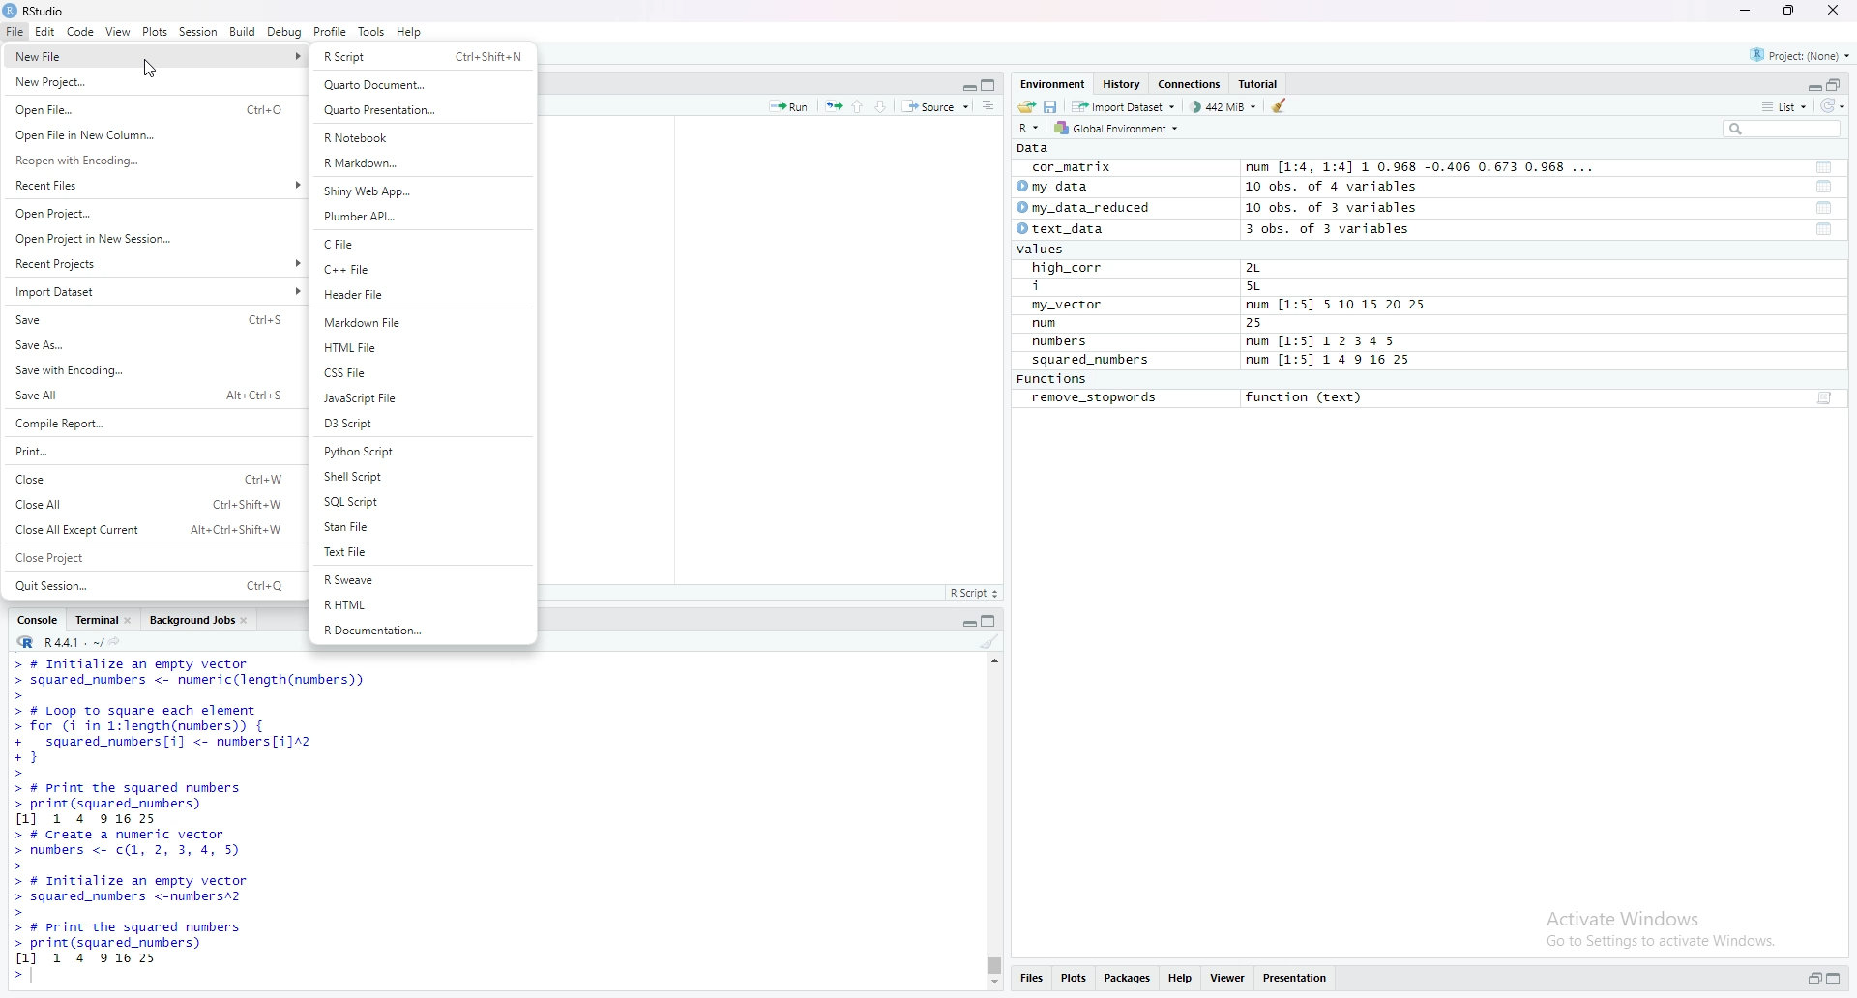 Image resolution: width=1857 pixels, height=998 pixels. I want to click on 3 obs. of 3 variables, so click(1345, 229).